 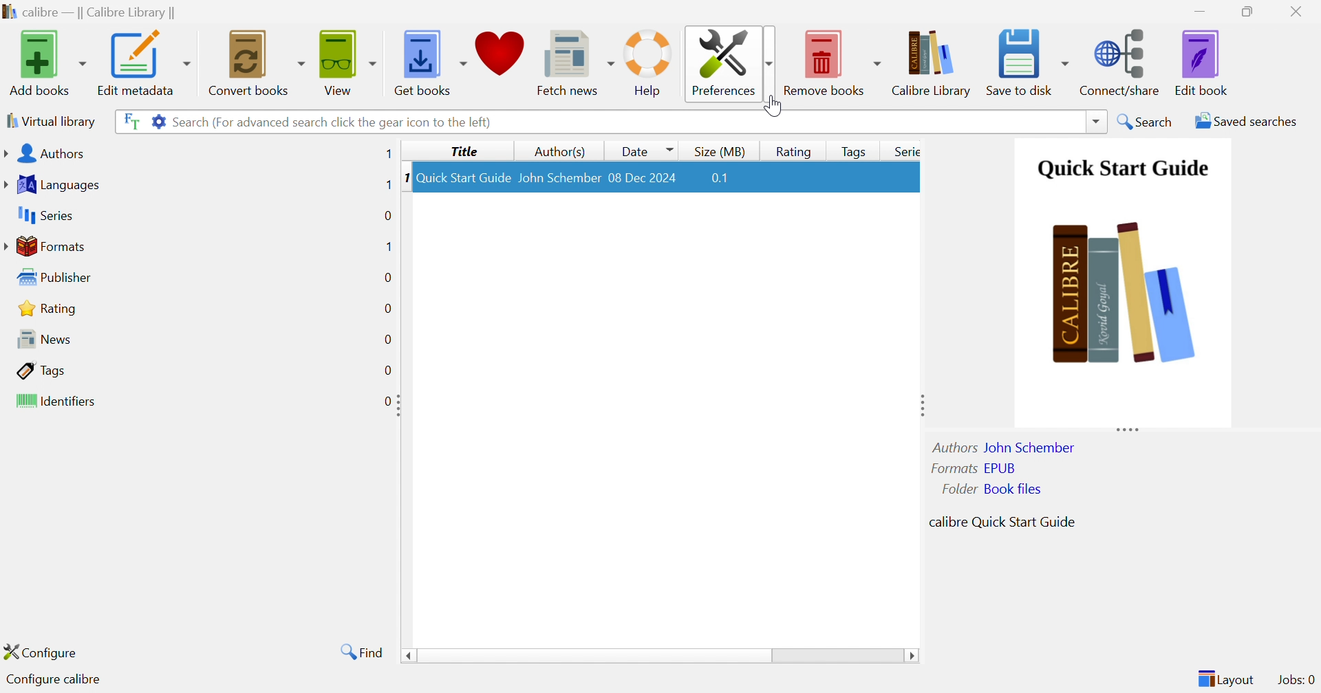 What do you see at coordinates (129, 120) in the screenshot?
I see `Search the full text of all books in the library, not just their metadata` at bounding box center [129, 120].